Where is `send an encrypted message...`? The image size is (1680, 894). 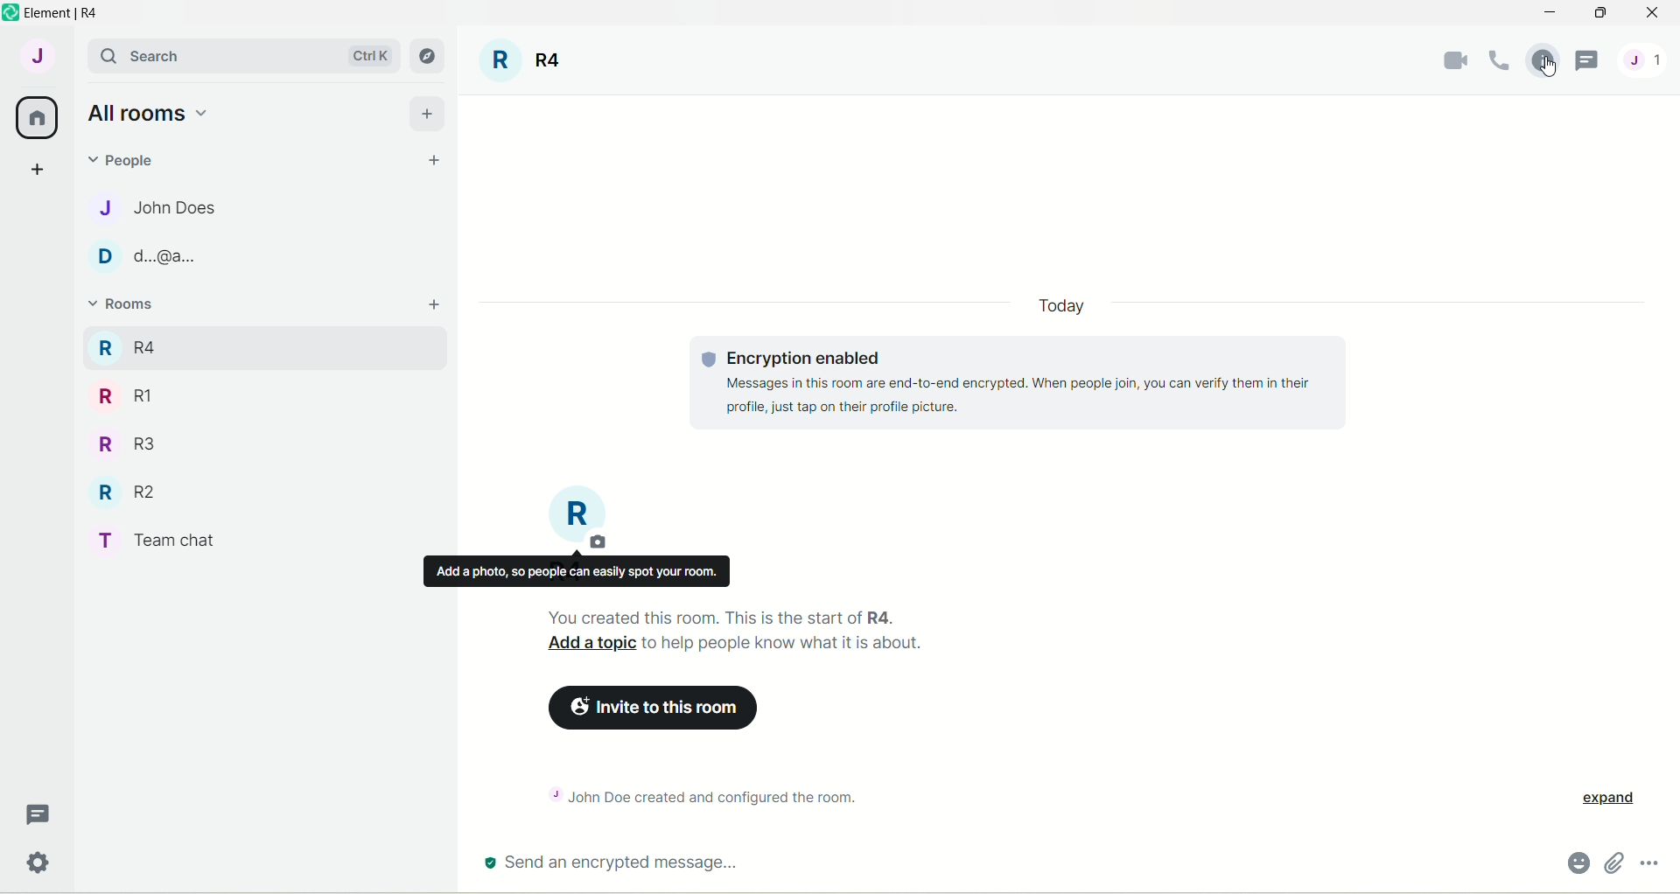 send an encrypted message... is located at coordinates (734, 864).